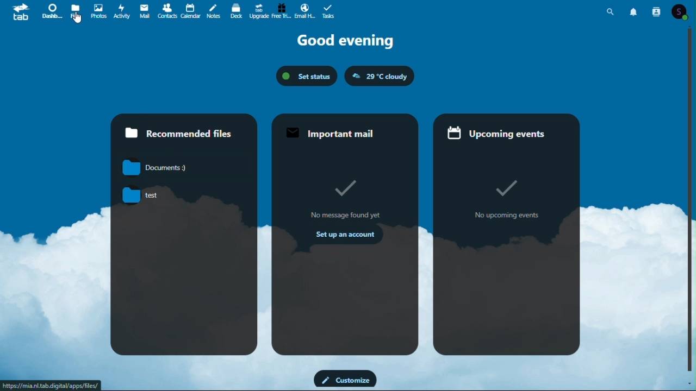  Describe the element at coordinates (346, 215) in the screenshot. I see `No message found yet` at that location.